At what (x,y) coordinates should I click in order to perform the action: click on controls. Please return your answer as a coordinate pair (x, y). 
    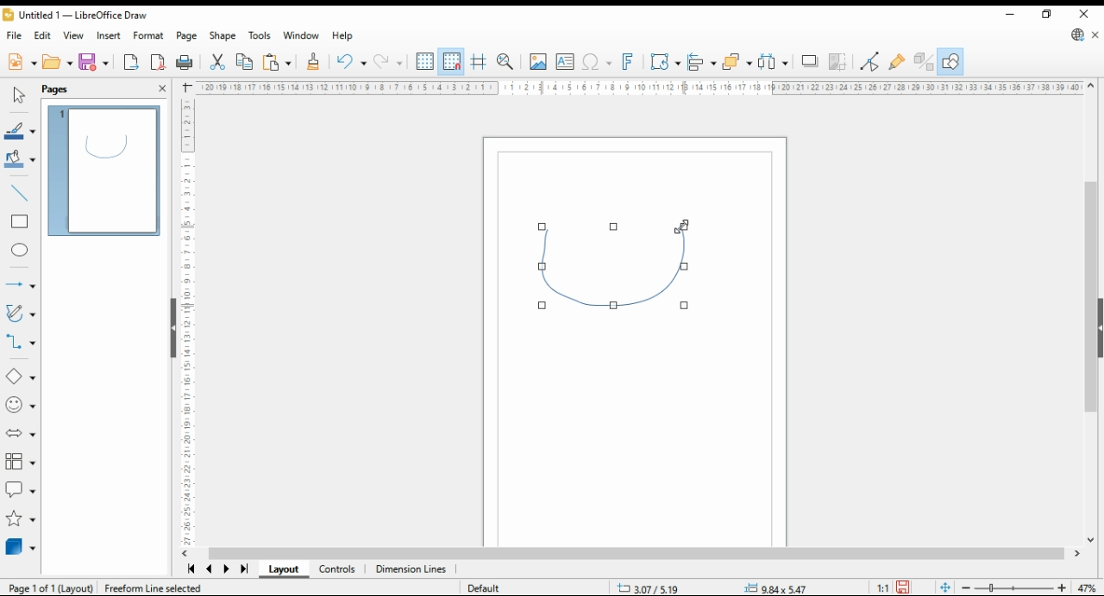
    Looking at the image, I should click on (340, 569).